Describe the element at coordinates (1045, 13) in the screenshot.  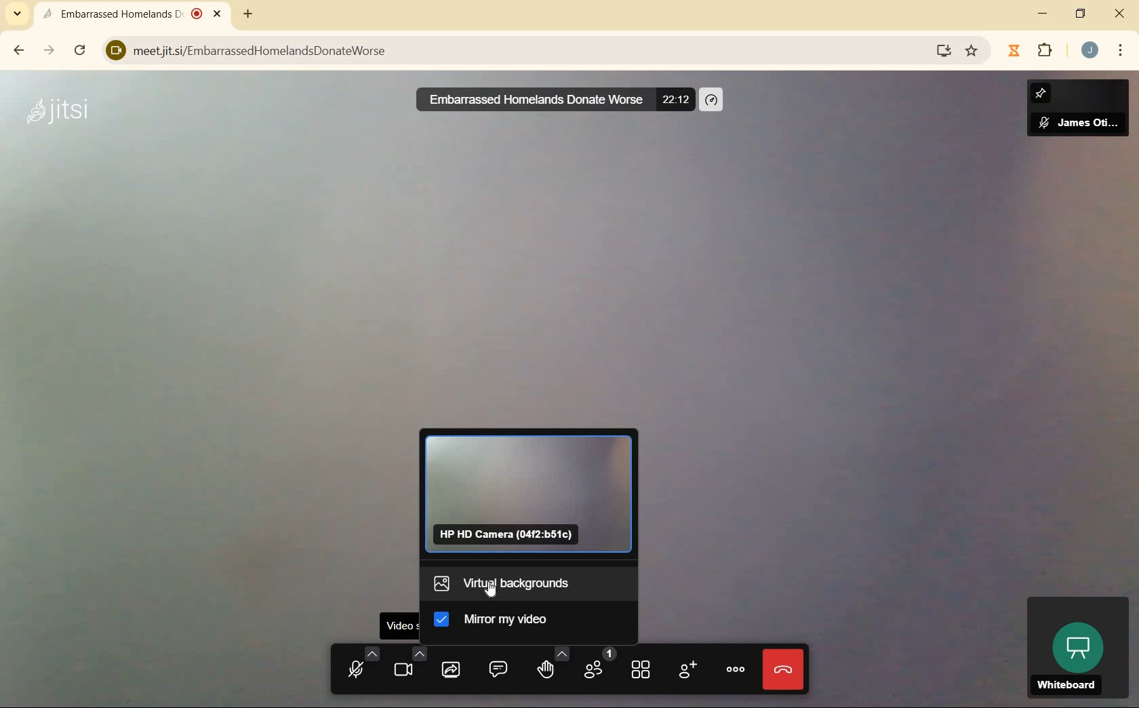
I see `minimize` at that location.